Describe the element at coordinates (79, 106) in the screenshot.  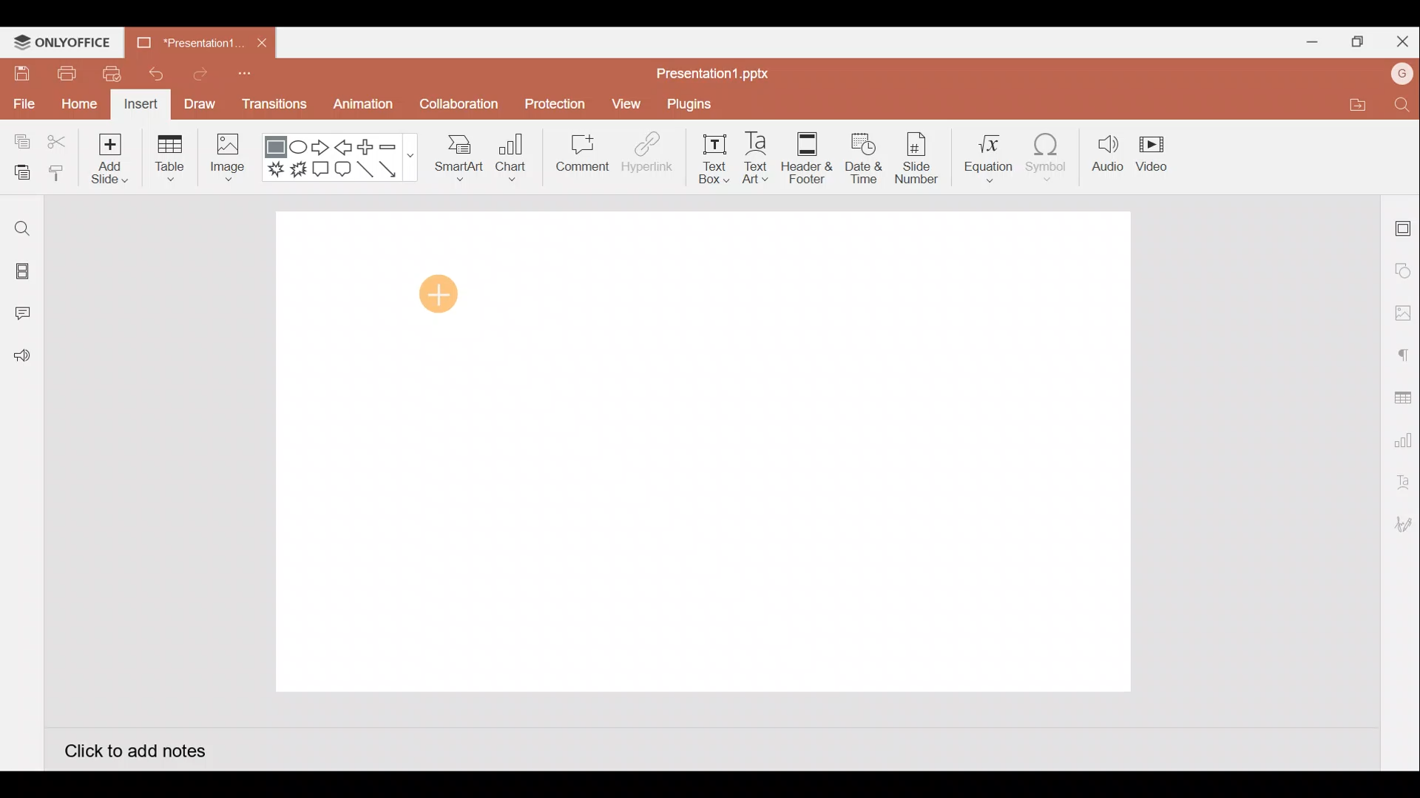
I see `Home` at that location.